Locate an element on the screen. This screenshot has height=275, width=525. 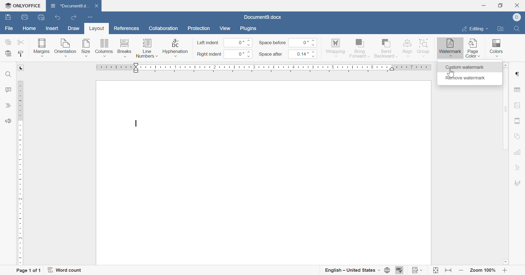
comments is located at coordinates (7, 90).